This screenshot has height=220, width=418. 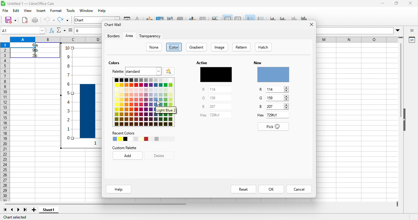 I want to click on print, so click(x=35, y=20).